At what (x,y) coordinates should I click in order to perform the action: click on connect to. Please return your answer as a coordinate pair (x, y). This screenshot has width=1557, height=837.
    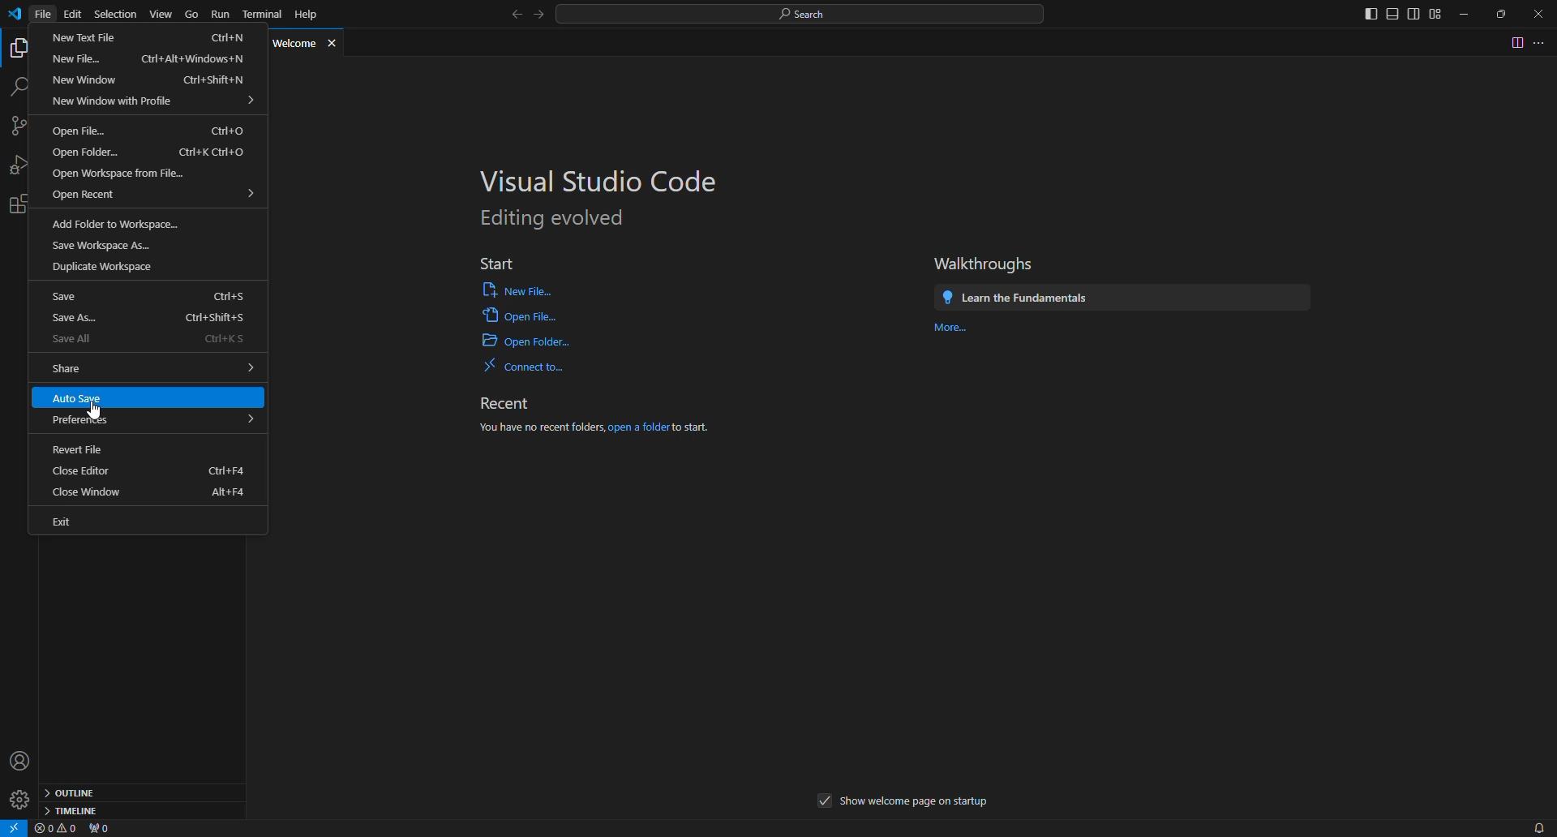
    Looking at the image, I should click on (527, 367).